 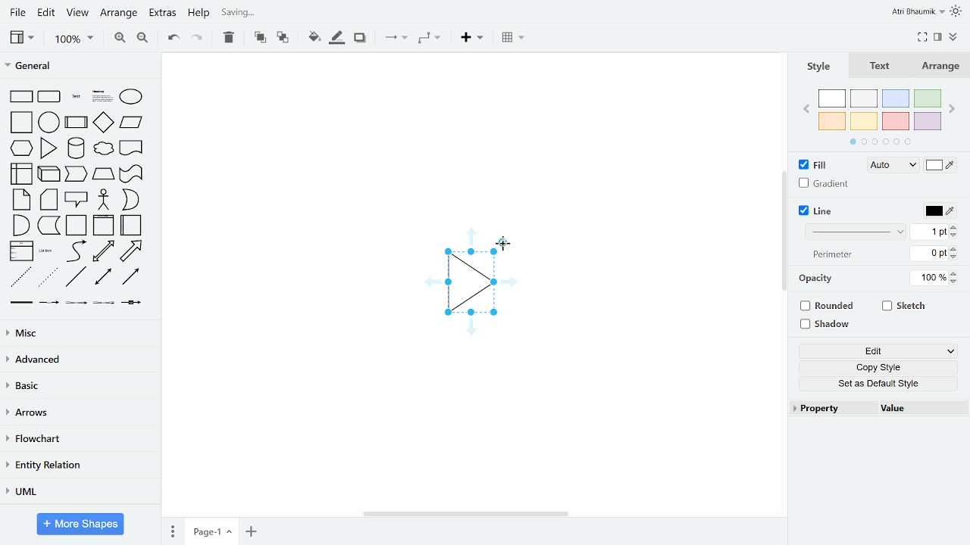 I want to click on profile Atri Bhaumik, so click(x=917, y=12).